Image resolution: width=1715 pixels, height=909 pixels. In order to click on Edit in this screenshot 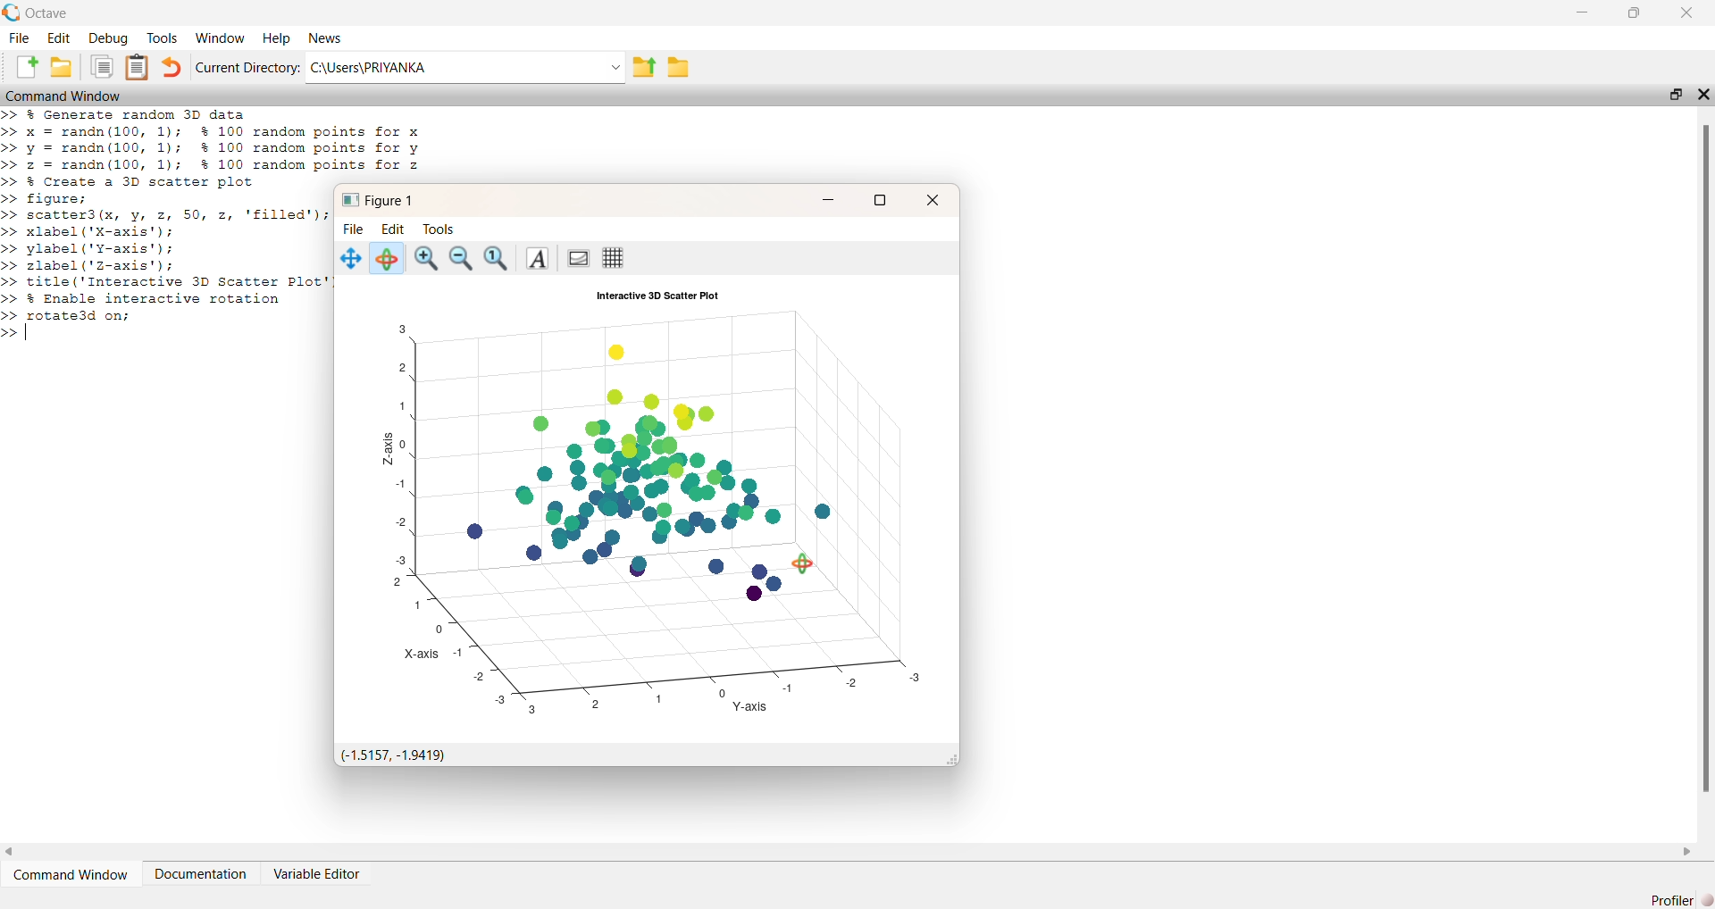, I will do `click(58, 38)`.